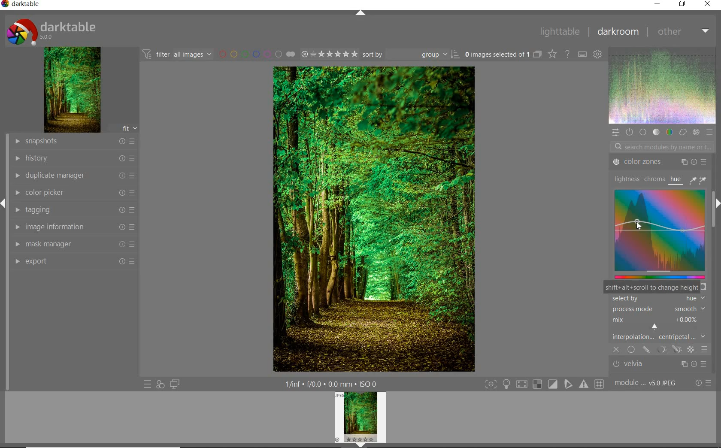 The height and width of the screenshot is (448, 721). I want to click on EFFECT, so click(696, 132).